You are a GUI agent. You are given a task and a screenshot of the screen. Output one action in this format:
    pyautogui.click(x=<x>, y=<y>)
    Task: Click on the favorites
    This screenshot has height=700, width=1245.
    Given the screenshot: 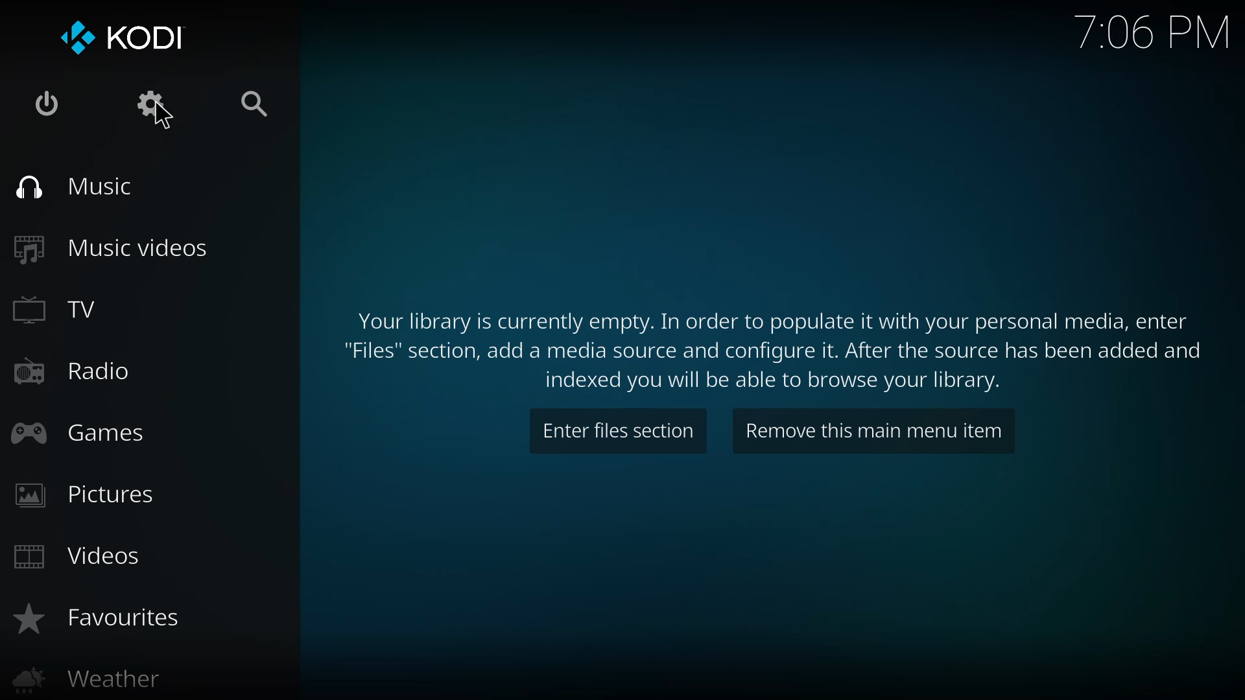 What is the action you would take?
    pyautogui.click(x=97, y=619)
    